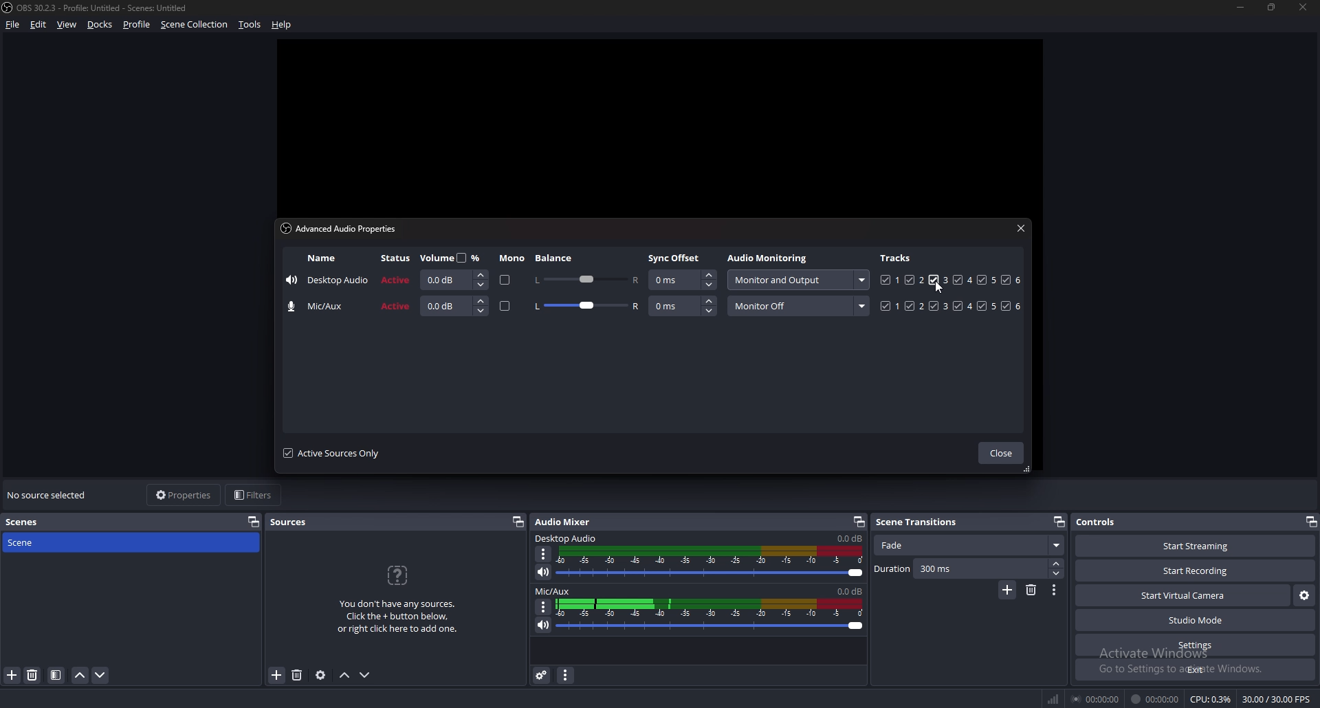  I want to click on name, so click(322, 258).